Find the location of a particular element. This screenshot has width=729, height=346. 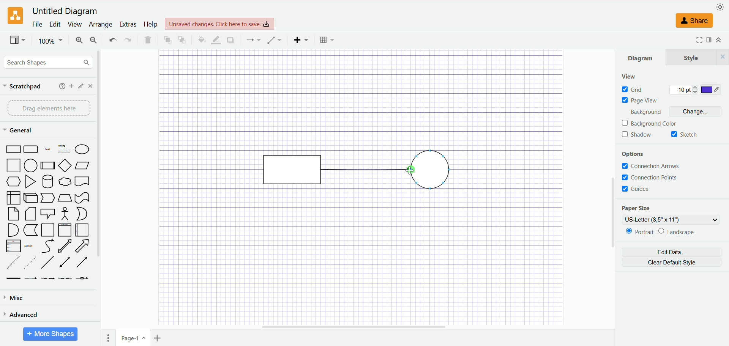

view is located at coordinates (17, 40).